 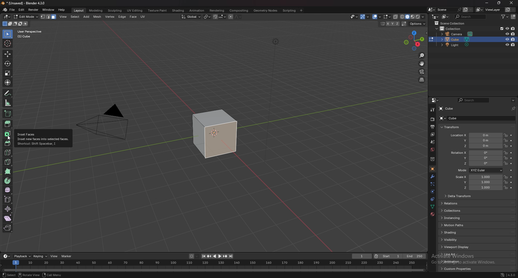 I want to click on inset faces, so click(x=8, y=134).